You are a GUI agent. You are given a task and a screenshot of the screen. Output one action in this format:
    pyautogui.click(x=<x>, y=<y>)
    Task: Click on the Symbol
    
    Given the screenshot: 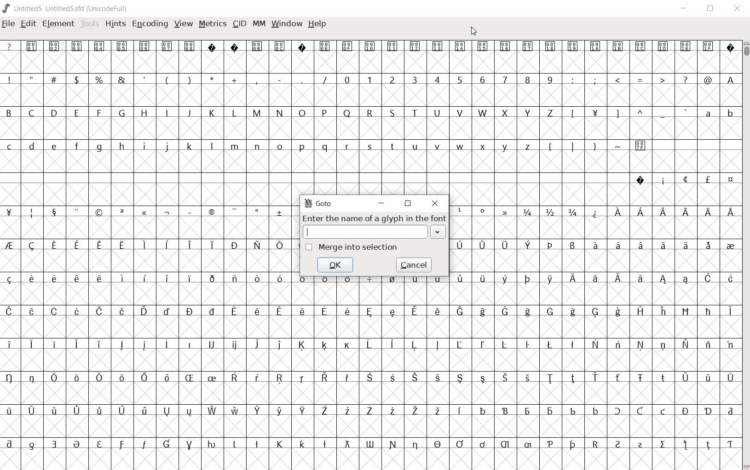 What is the action you would take?
    pyautogui.click(x=189, y=445)
    